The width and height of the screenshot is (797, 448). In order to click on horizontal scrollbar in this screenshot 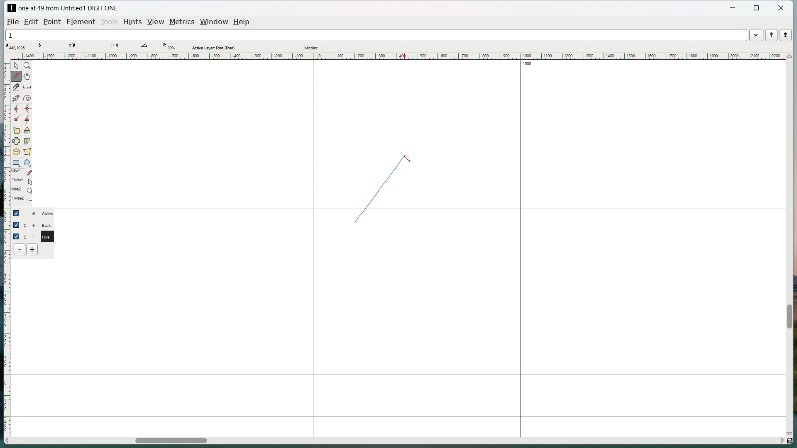, I will do `click(171, 442)`.